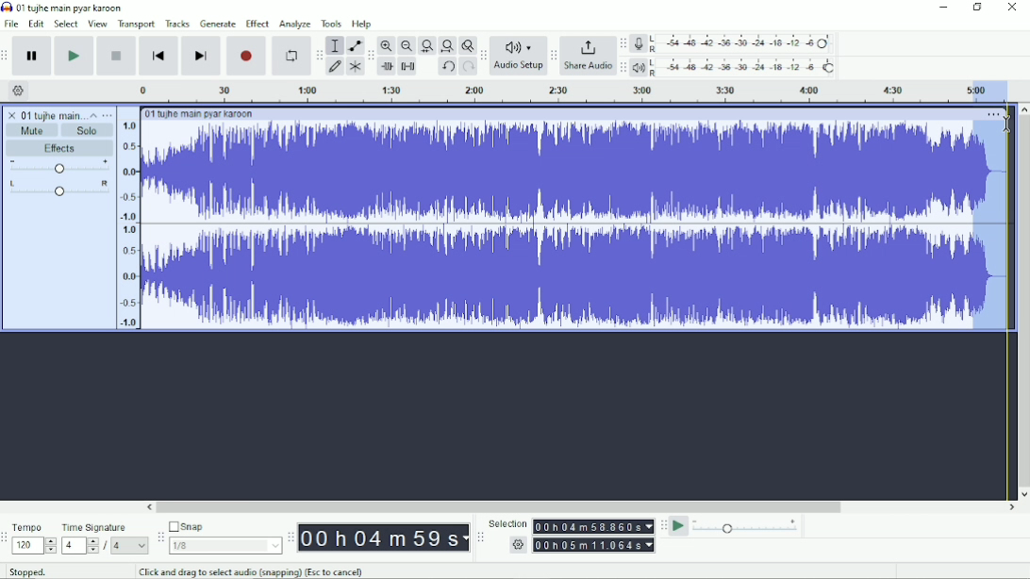 This screenshot has height=579, width=1030. I want to click on Selection tool, so click(335, 45).